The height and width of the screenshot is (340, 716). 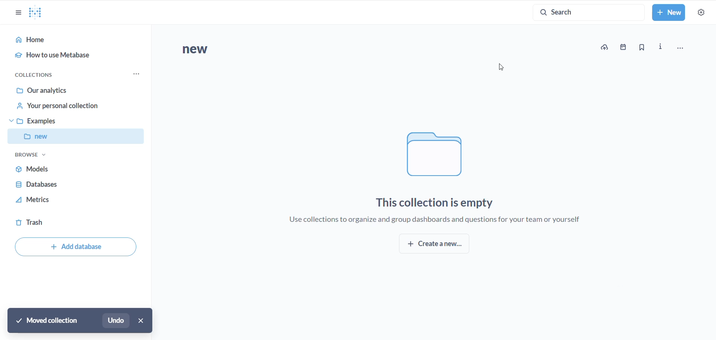 What do you see at coordinates (41, 74) in the screenshot?
I see `collections` at bounding box center [41, 74].